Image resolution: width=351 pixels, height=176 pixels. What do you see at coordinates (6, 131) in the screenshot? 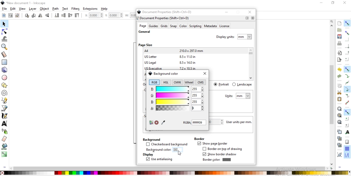
I see `spray objects by sculping or painting` at bounding box center [6, 131].